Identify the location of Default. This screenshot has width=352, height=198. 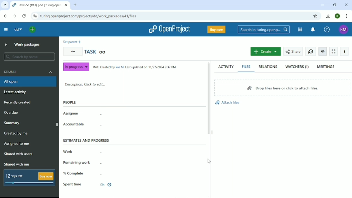
(28, 72).